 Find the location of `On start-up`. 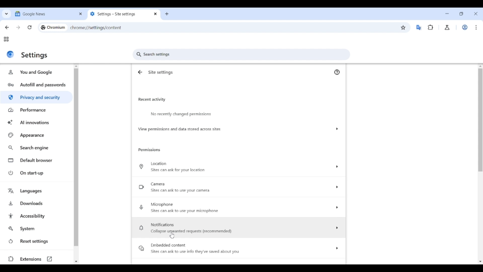

On start-up is located at coordinates (37, 173).